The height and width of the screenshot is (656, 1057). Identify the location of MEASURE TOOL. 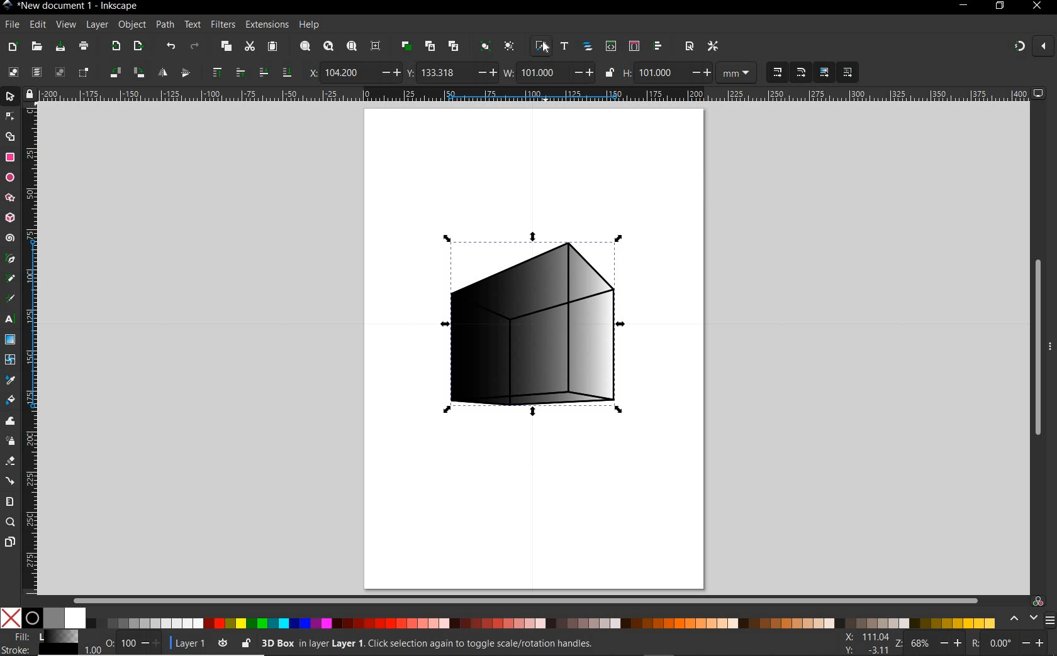
(10, 501).